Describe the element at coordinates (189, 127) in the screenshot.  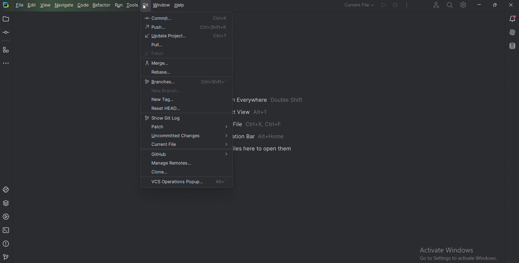
I see `Patch` at that location.